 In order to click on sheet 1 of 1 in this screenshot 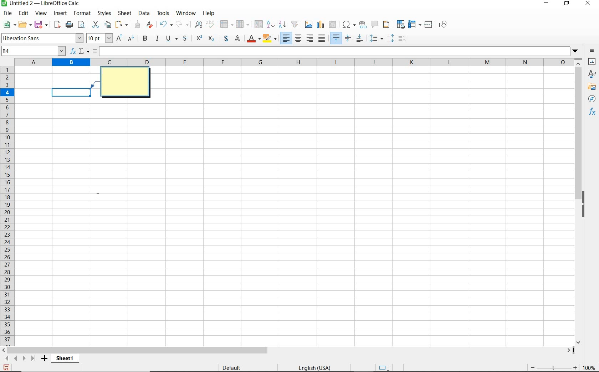, I will do `click(29, 369)`.